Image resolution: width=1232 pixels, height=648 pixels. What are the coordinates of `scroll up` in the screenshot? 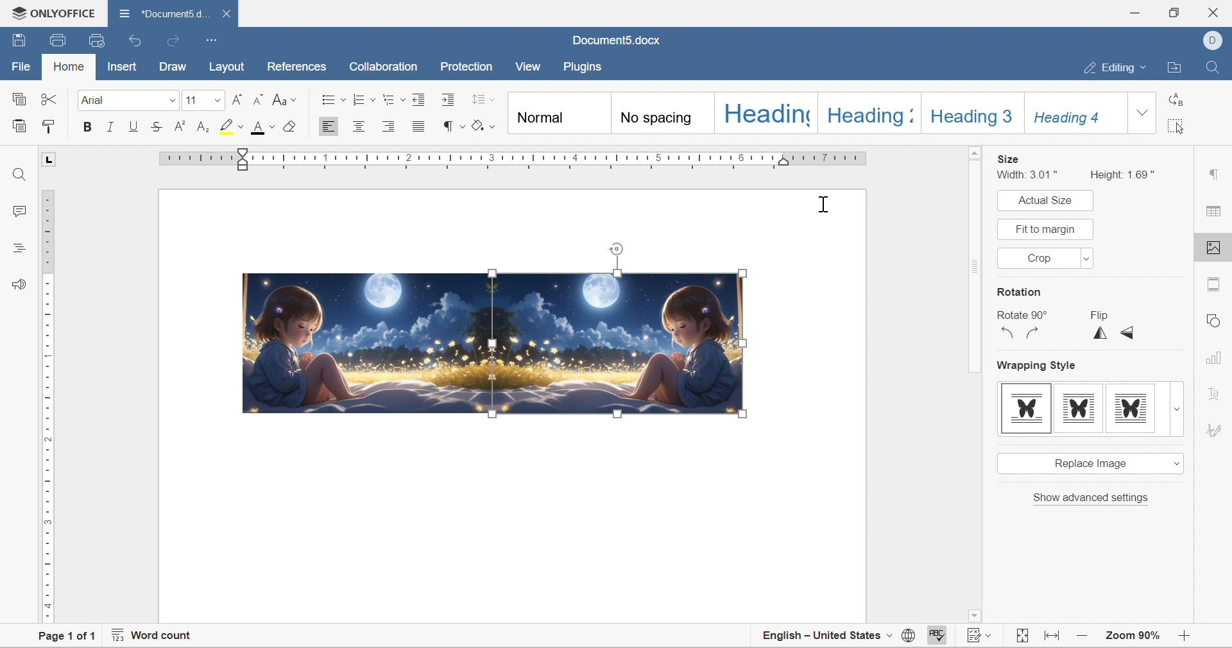 It's located at (1189, 151).